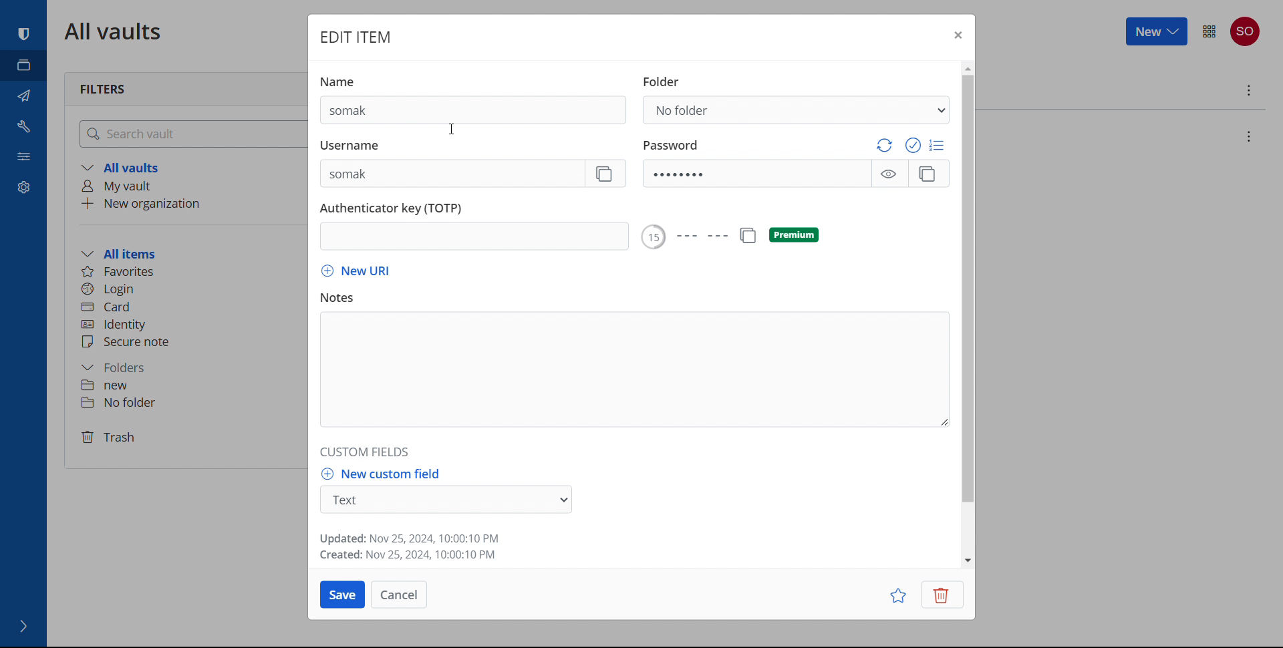 This screenshot has width=1283, height=648. I want to click on toggle character count, so click(938, 145).